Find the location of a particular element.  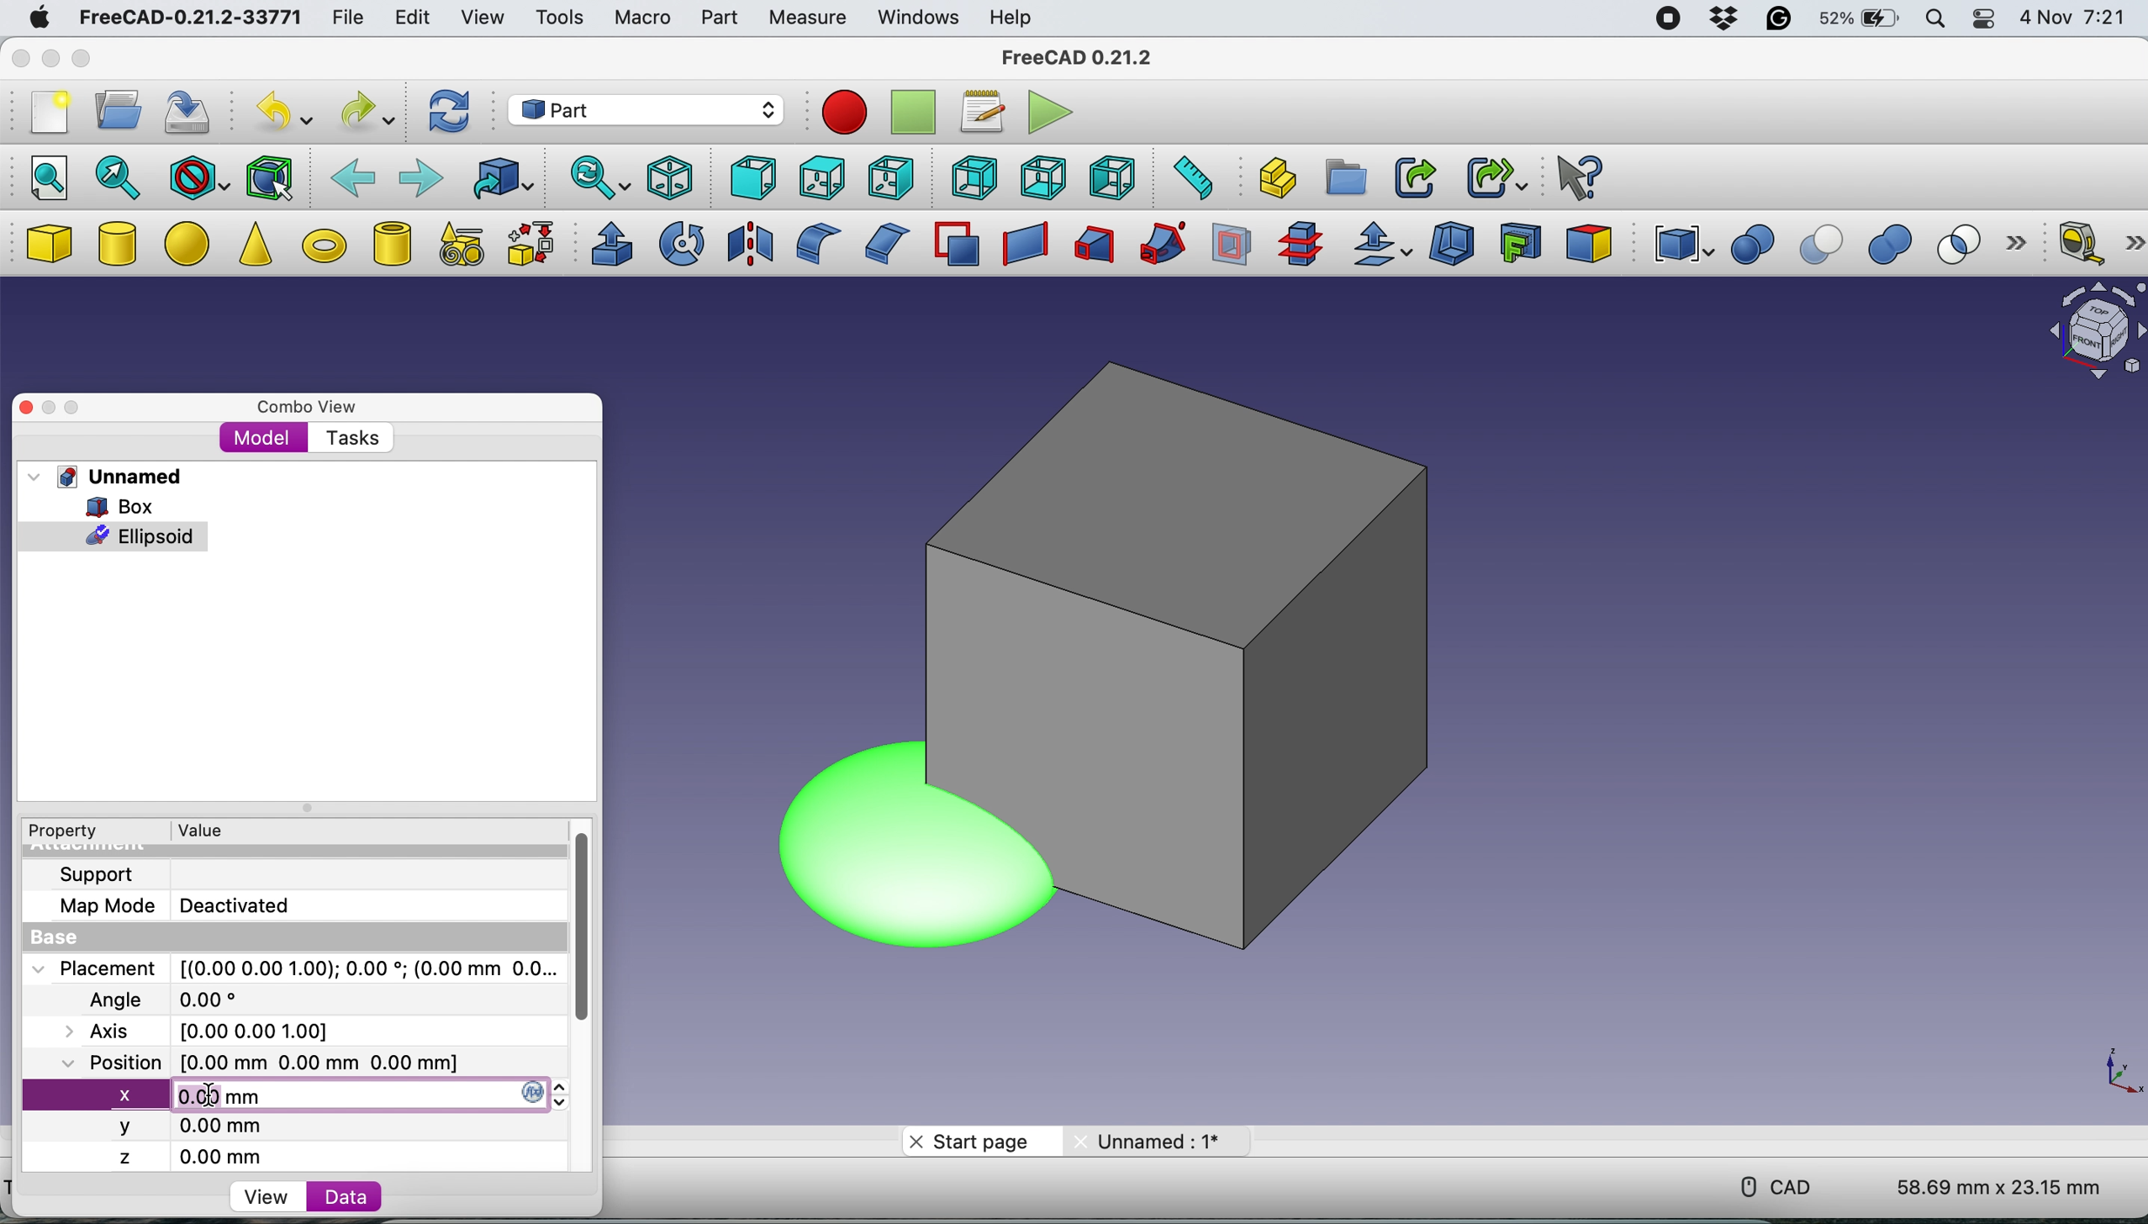

extrude is located at coordinates (607, 244).